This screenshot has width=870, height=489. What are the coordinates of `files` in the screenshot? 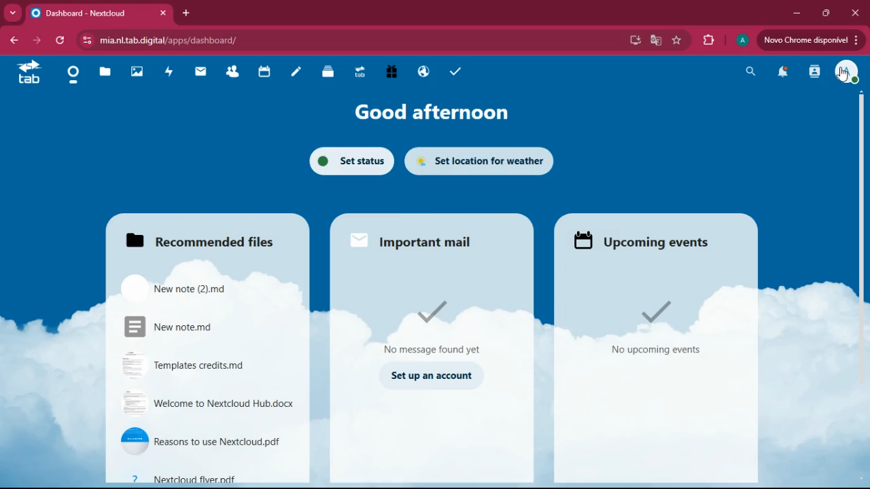 It's located at (105, 73).